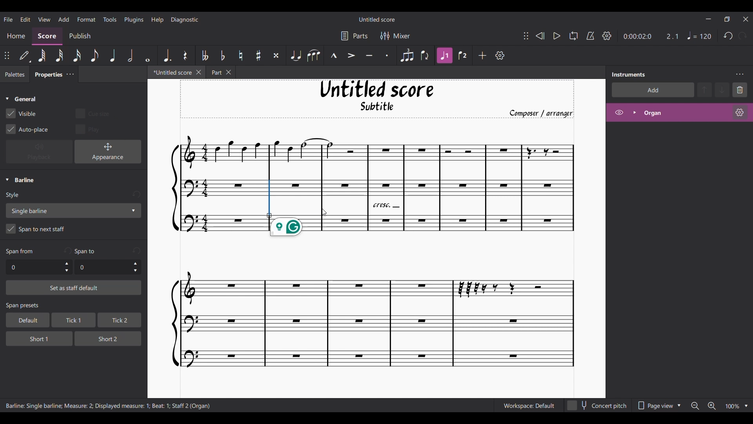  Describe the element at coordinates (25, 19) in the screenshot. I see `Edit menu` at that location.